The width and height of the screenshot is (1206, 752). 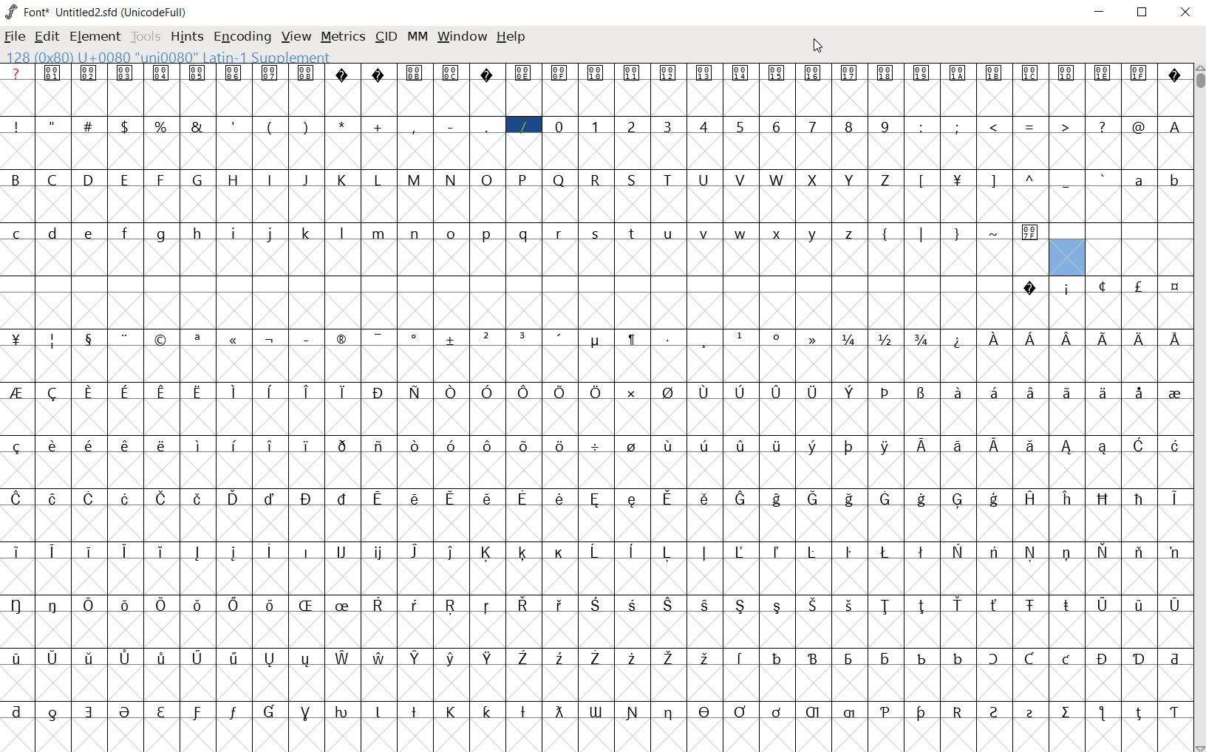 What do you see at coordinates (885, 339) in the screenshot?
I see `glyph` at bounding box center [885, 339].